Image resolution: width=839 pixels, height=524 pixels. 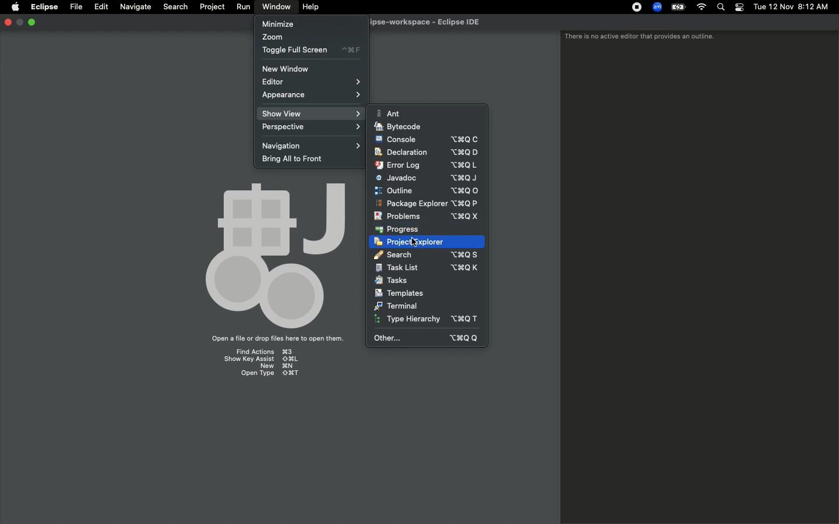 What do you see at coordinates (429, 243) in the screenshot?
I see `Click project explorer` at bounding box center [429, 243].